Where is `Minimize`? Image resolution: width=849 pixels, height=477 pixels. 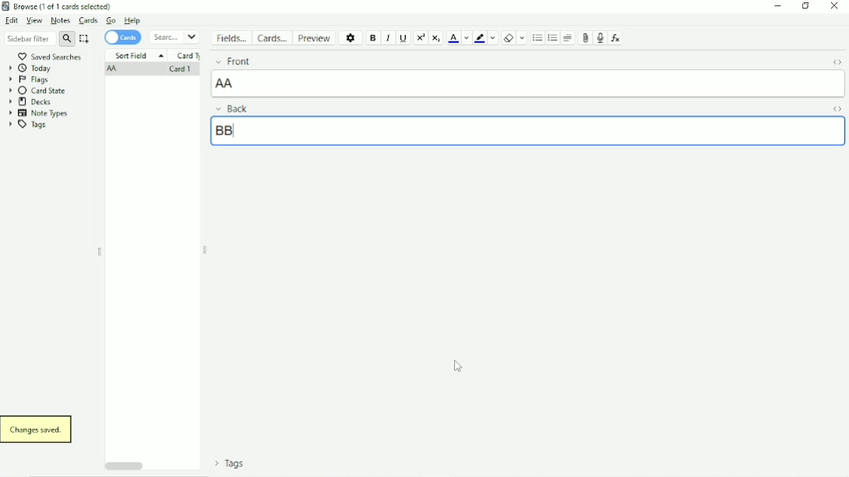
Minimize is located at coordinates (777, 6).